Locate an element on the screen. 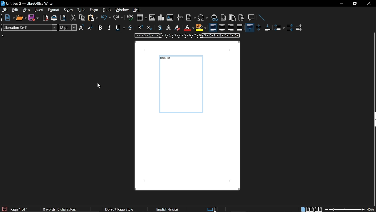 The width and height of the screenshot is (376, 212). tools is located at coordinates (106, 10).